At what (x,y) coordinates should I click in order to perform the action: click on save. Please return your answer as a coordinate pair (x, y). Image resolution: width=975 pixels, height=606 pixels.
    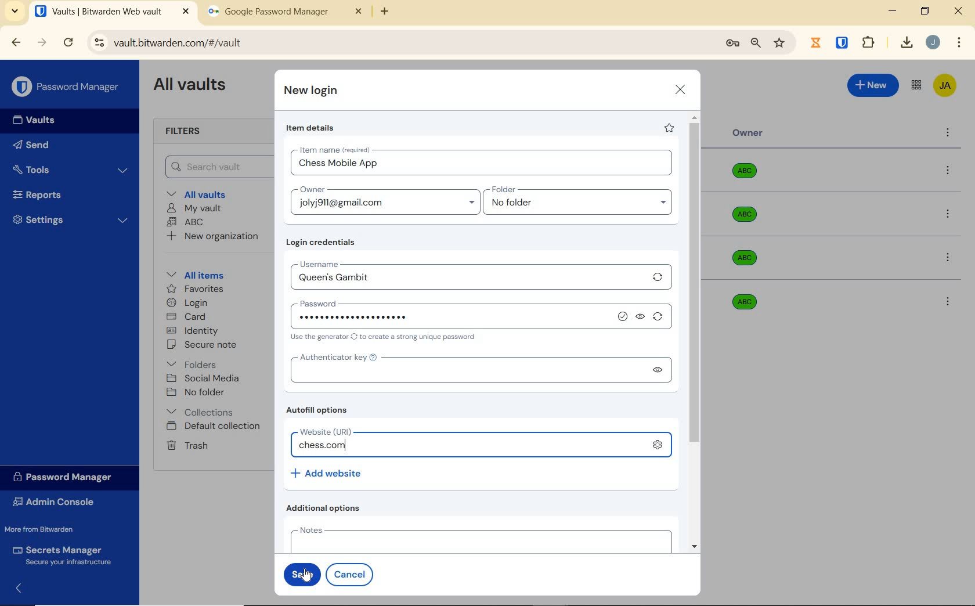
    Looking at the image, I should click on (301, 574).